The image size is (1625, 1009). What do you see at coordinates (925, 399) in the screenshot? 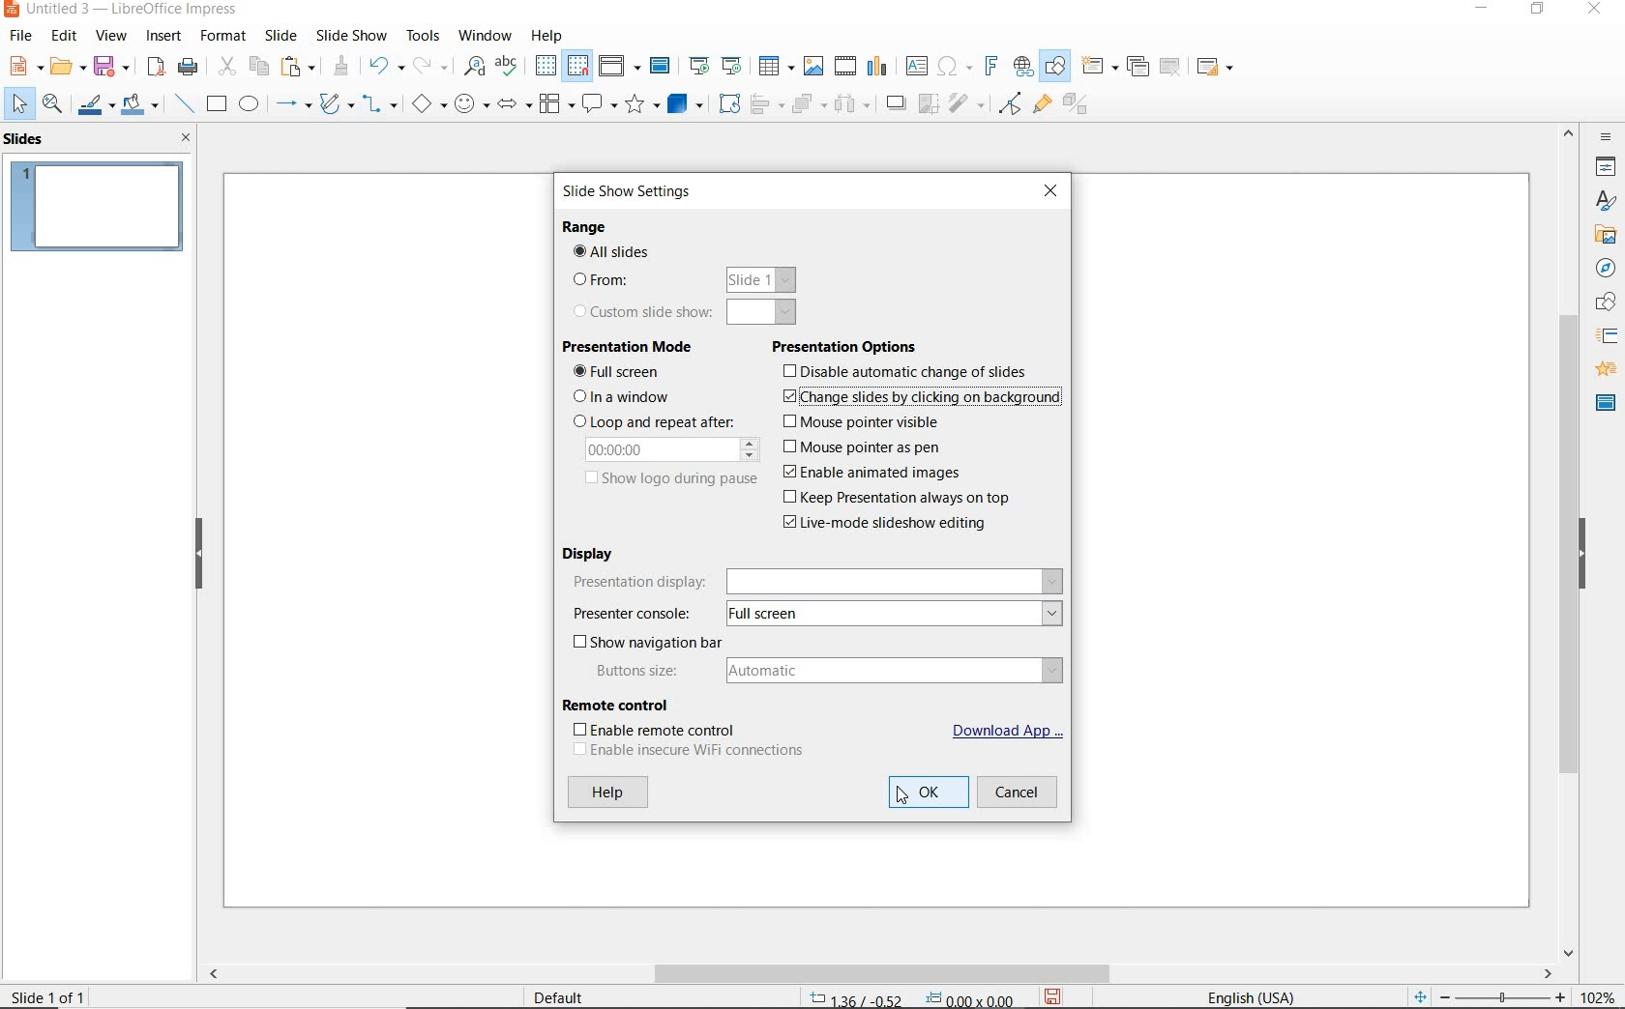
I see `change slides by clicking on background` at bounding box center [925, 399].